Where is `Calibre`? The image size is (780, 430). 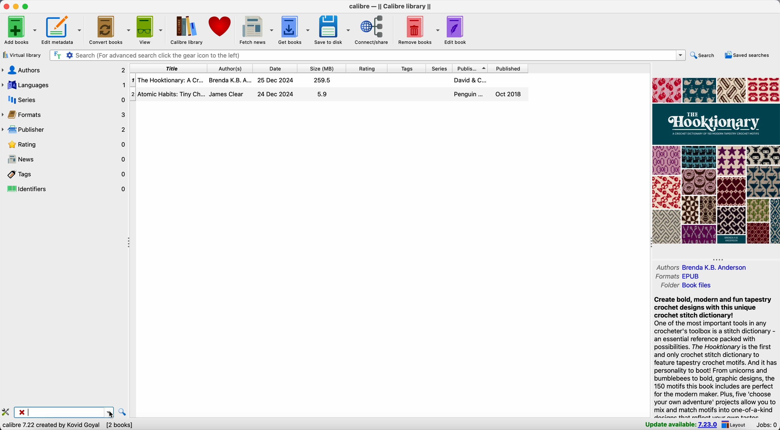 Calibre is located at coordinates (392, 6).